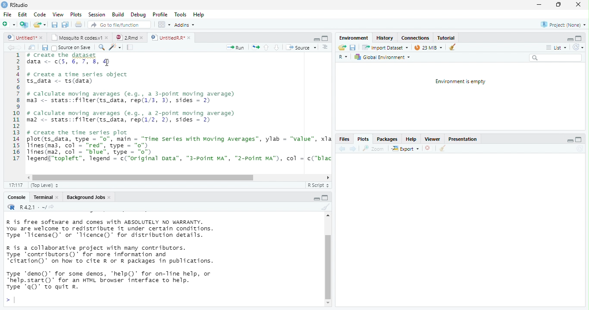 This screenshot has width=589, height=310. I want to click on close, so click(42, 38).